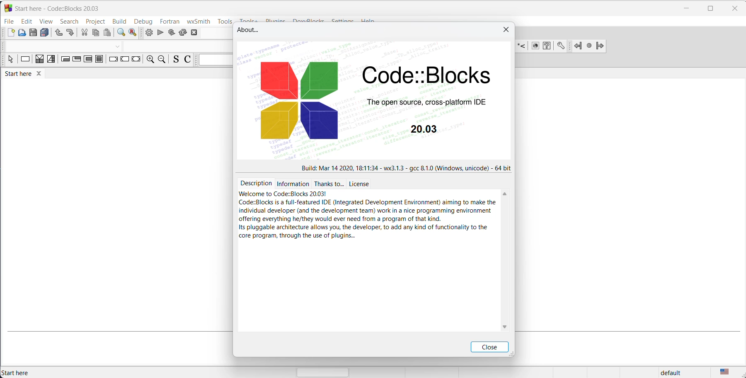 This screenshot has width=746, height=378. What do you see at coordinates (51, 60) in the screenshot?
I see `selection` at bounding box center [51, 60].